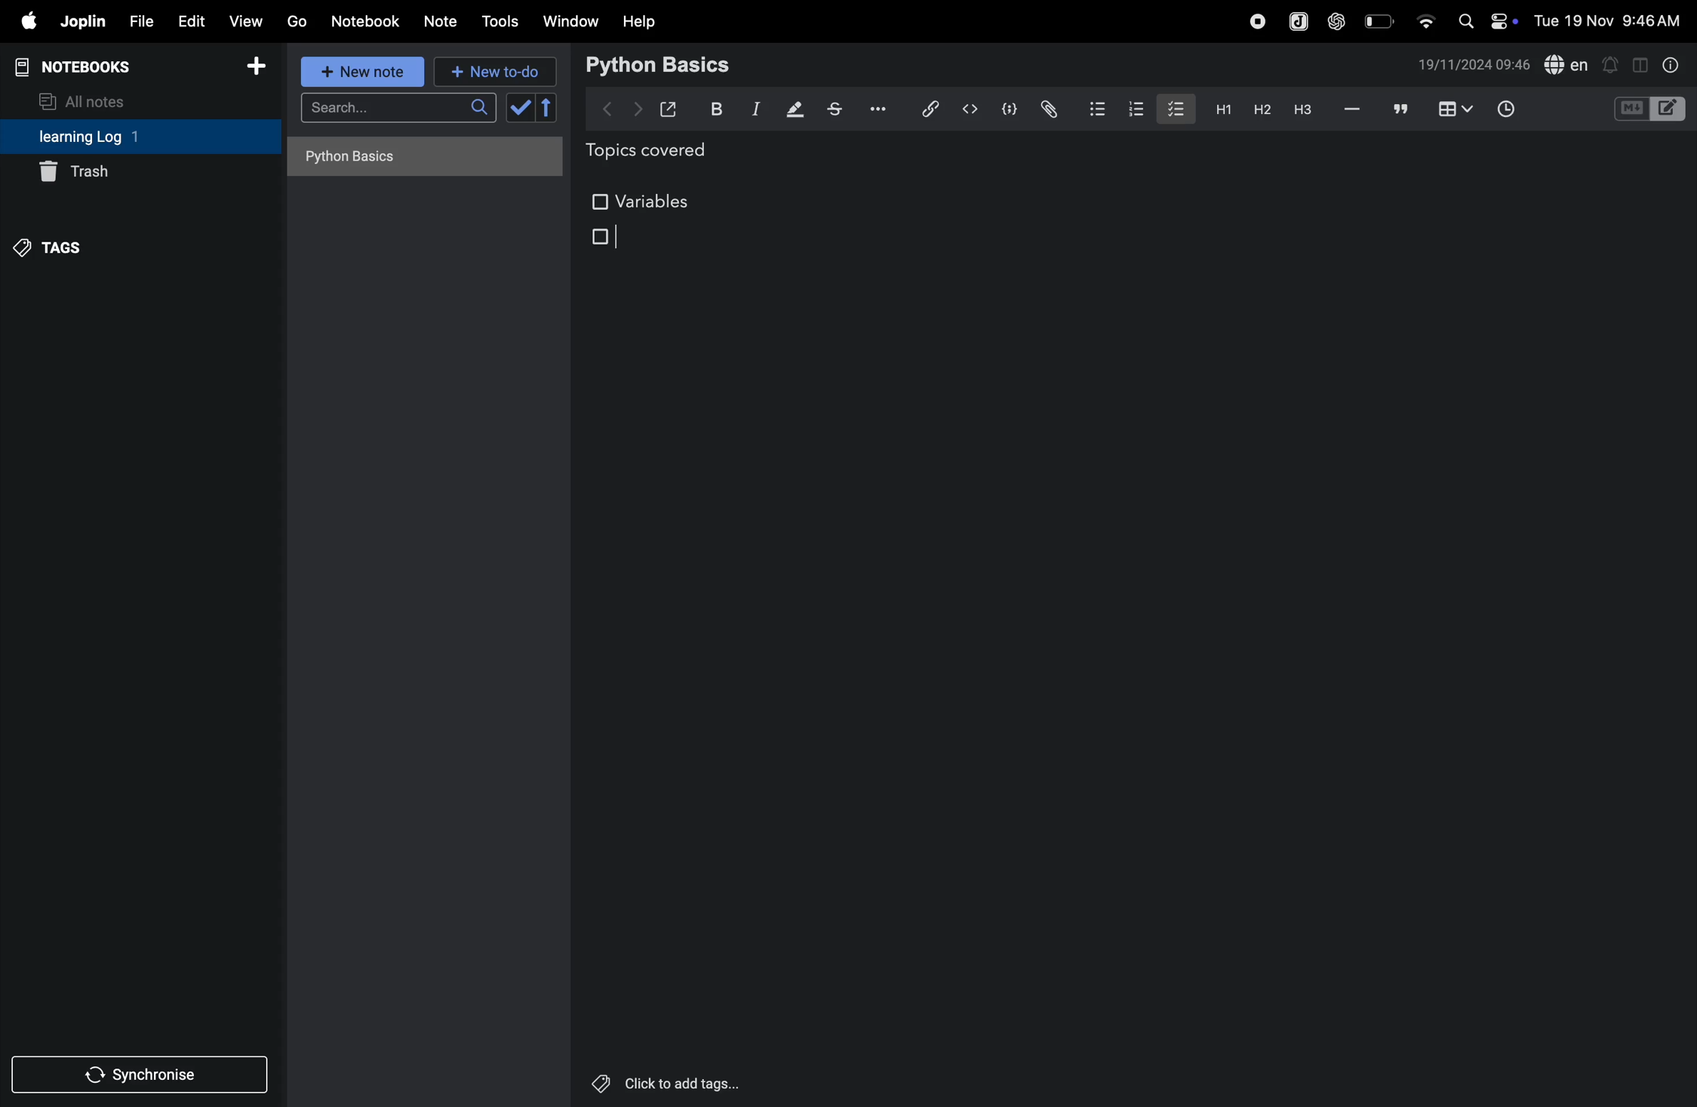 The image size is (1697, 1107). I want to click on notebook, so click(367, 20).